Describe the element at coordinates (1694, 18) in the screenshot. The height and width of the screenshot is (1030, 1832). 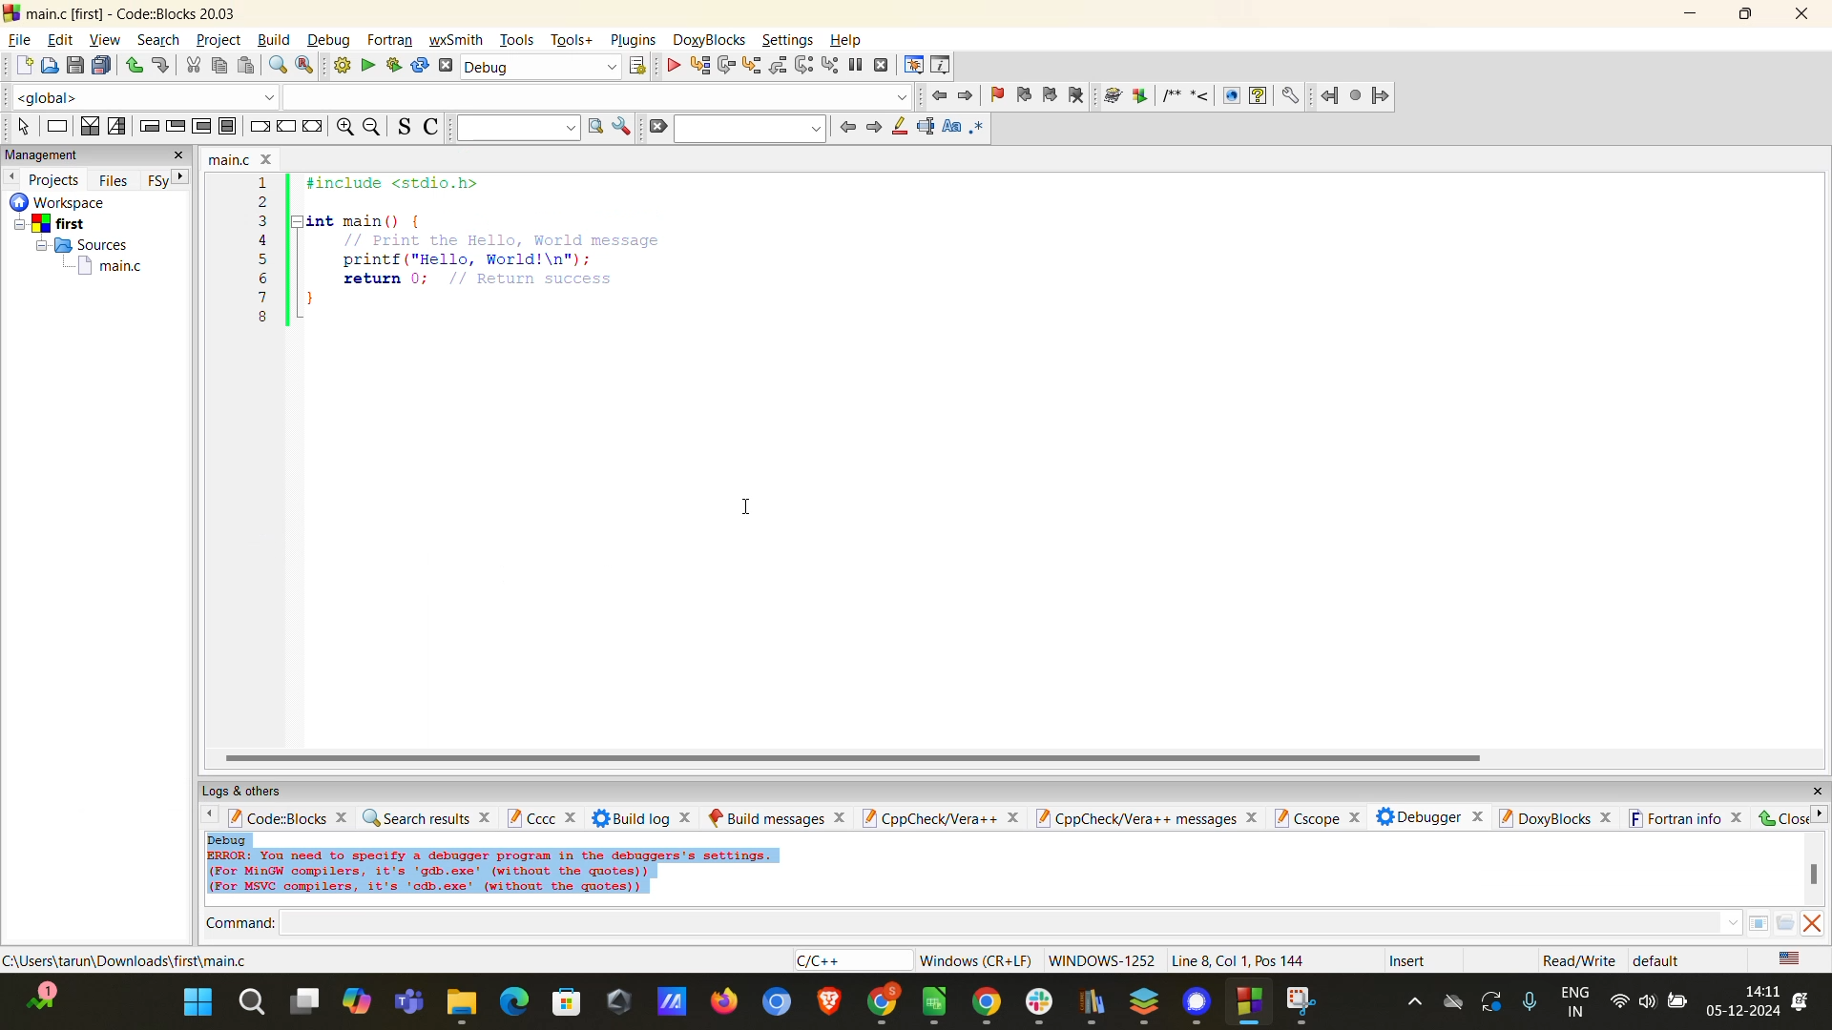
I see `minimize` at that location.